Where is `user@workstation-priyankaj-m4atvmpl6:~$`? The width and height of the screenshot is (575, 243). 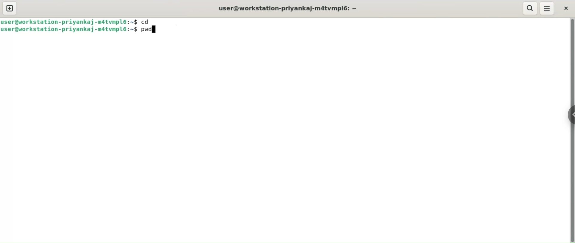
user@workstation-priyankaj-m4atvmpl6:~$ is located at coordinates (69, 30).